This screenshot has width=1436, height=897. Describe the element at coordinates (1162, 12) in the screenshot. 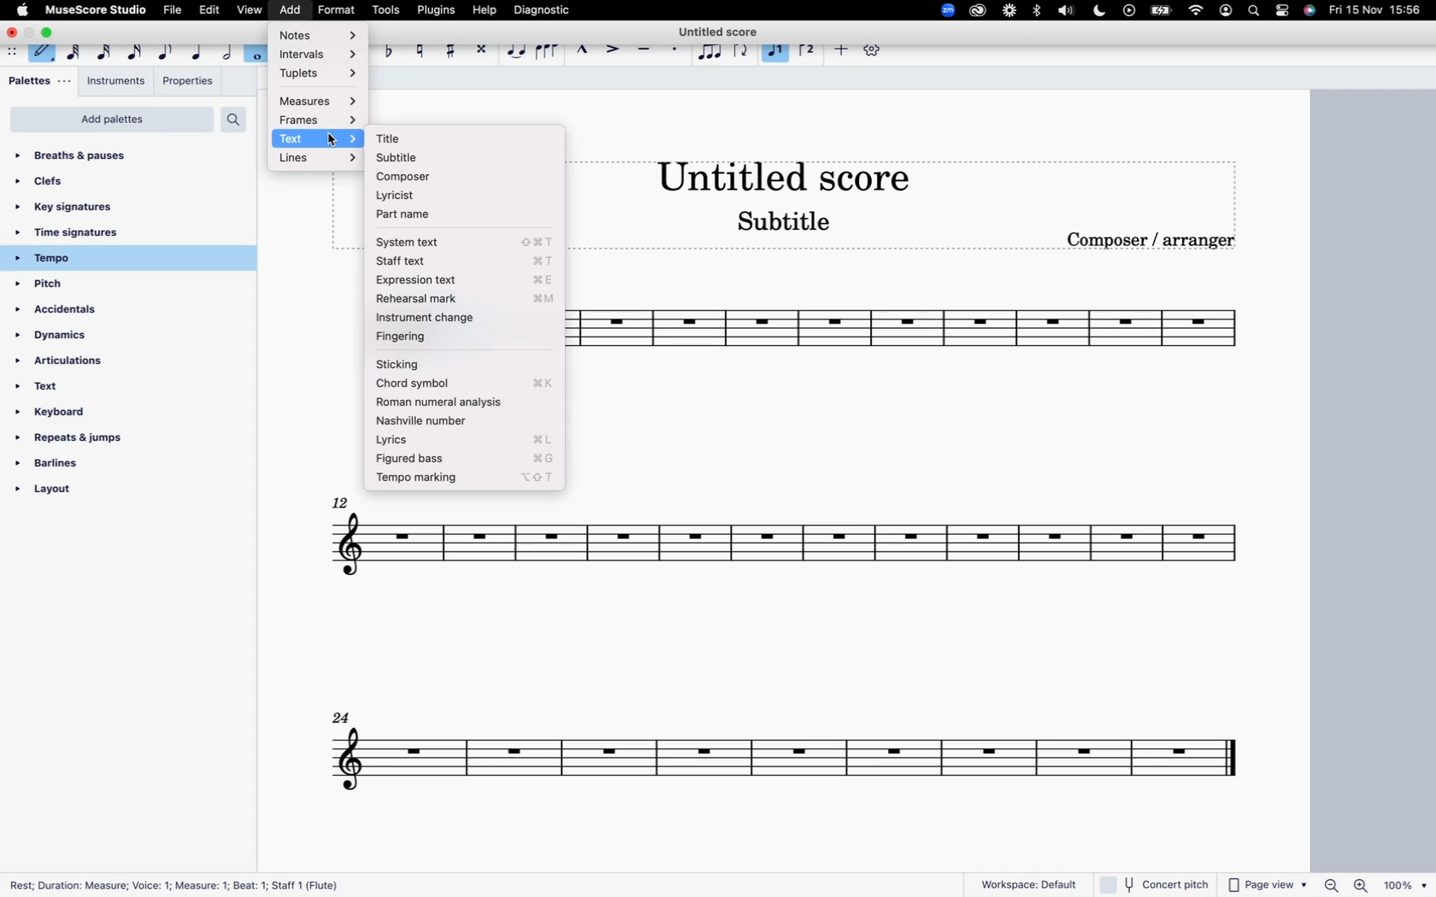

I see `battery` at that location.